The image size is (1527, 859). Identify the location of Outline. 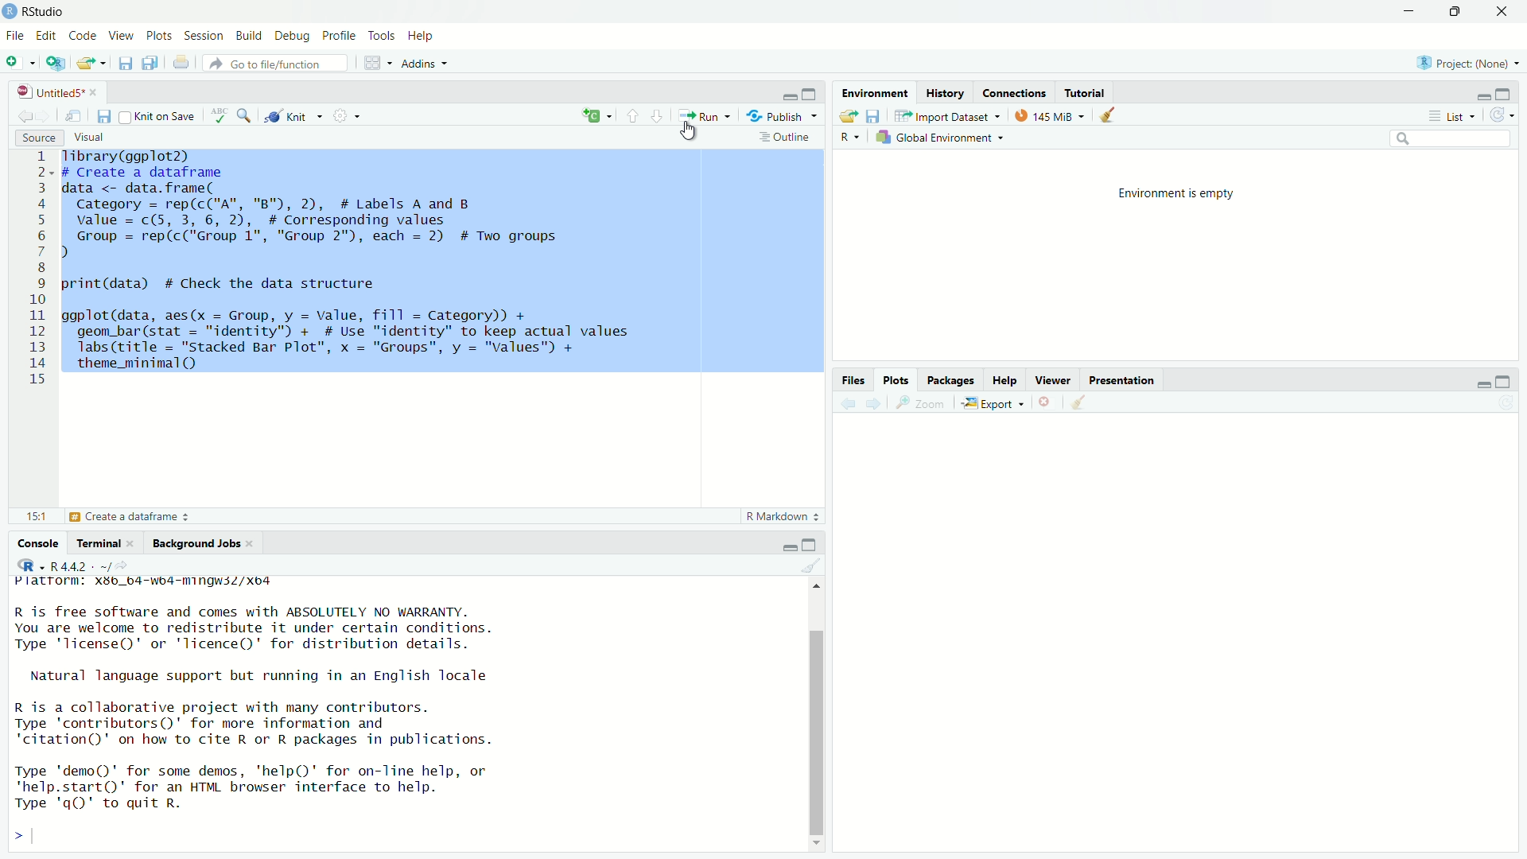
(788, 138).